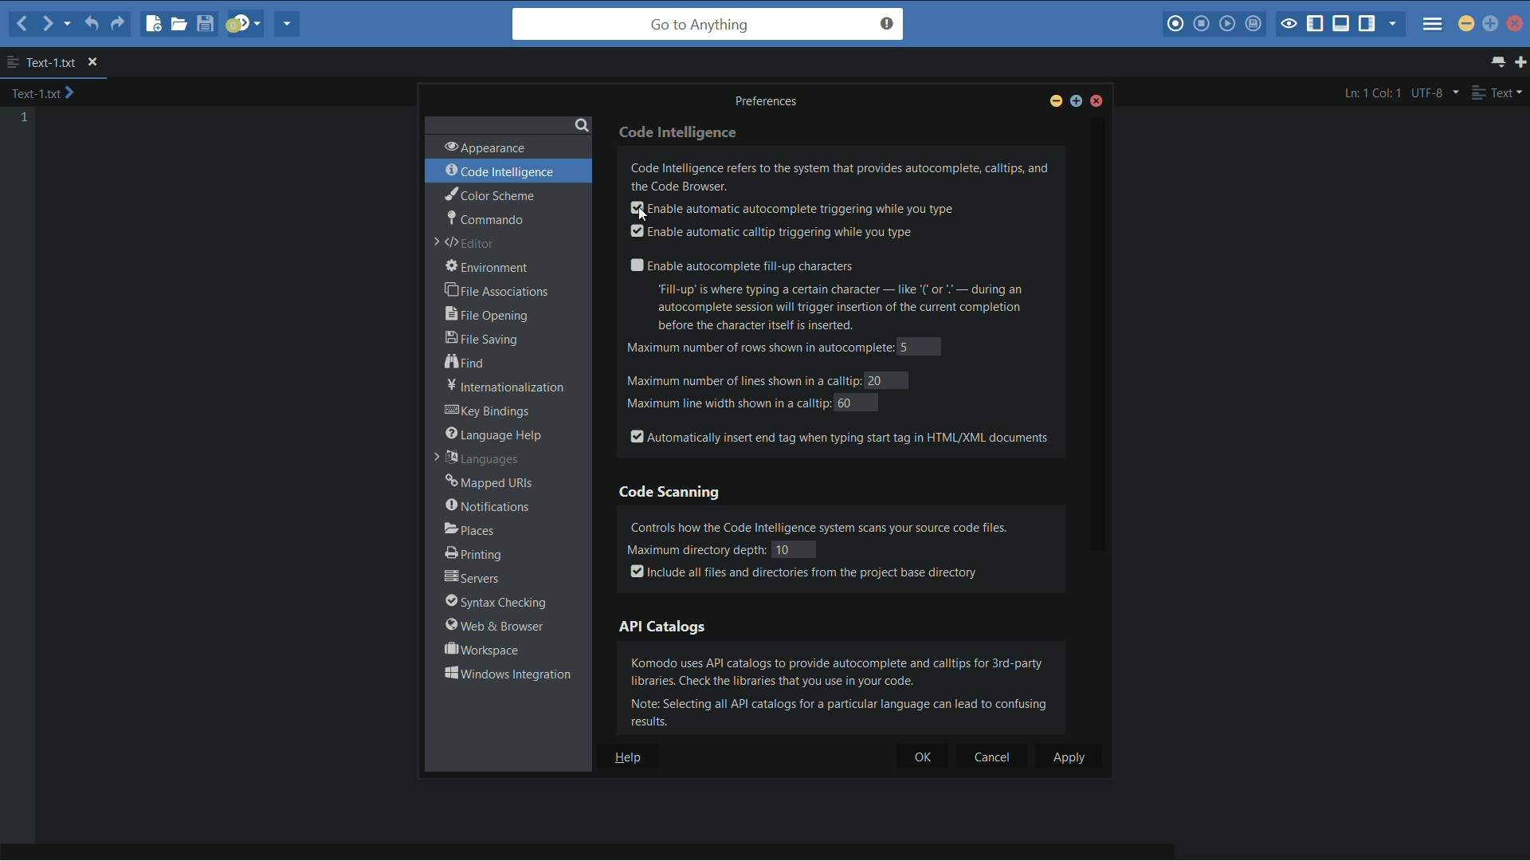  Describe the element at coordinates (877, 381) in the screenshot. I see `20` at that location.